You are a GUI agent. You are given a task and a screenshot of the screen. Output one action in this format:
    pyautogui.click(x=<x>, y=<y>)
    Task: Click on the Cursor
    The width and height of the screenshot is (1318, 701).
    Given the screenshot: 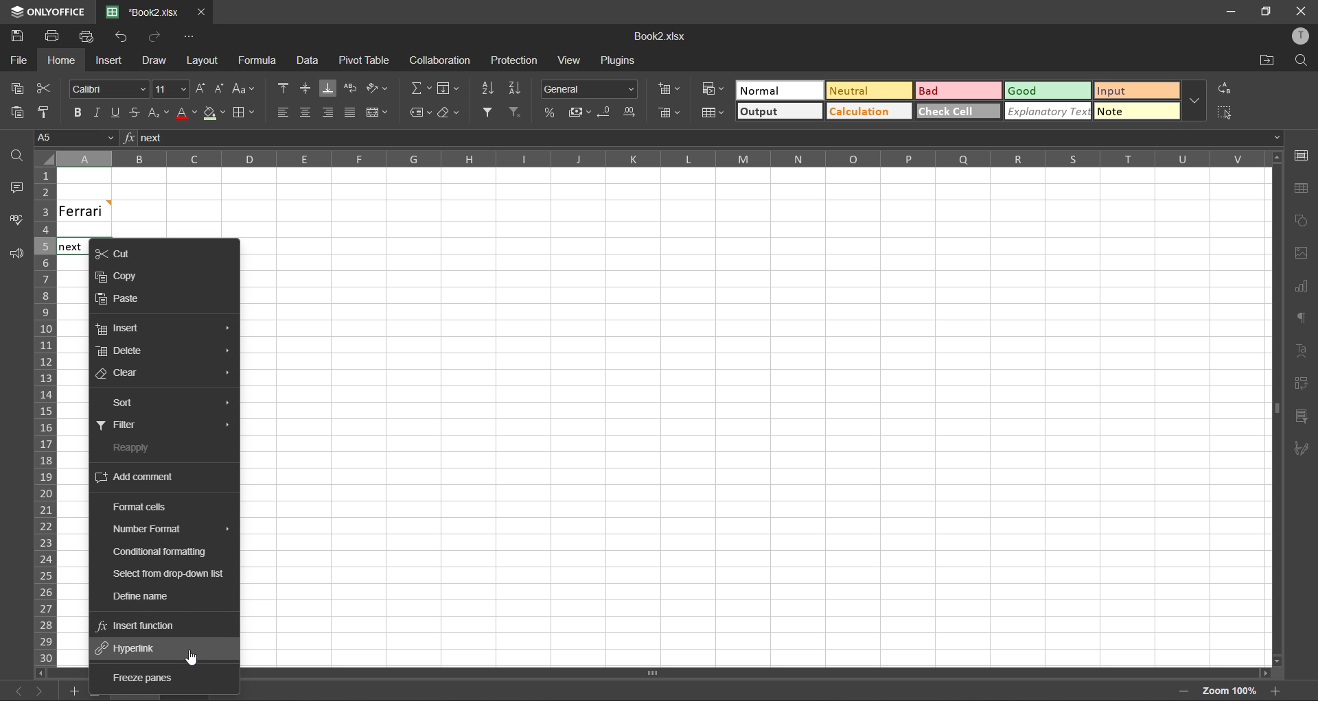 What is the action you would take?
    pyautogui.click(x=193, y=657)
    